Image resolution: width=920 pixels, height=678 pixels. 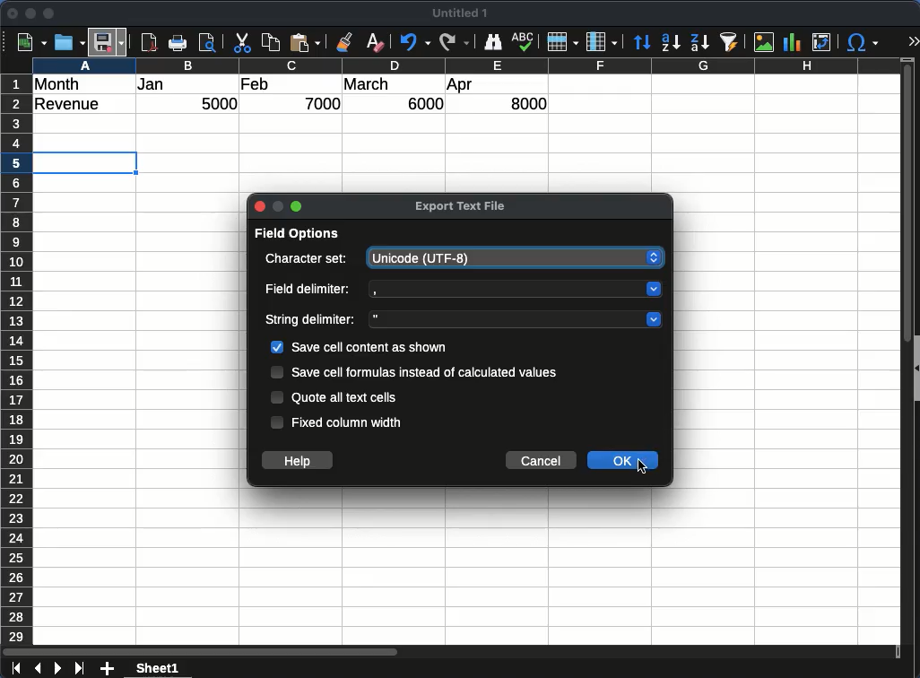 What do you see at coordinates (624, 461) in the screenshot?
I see `ok` at bounding box center [624, 461].